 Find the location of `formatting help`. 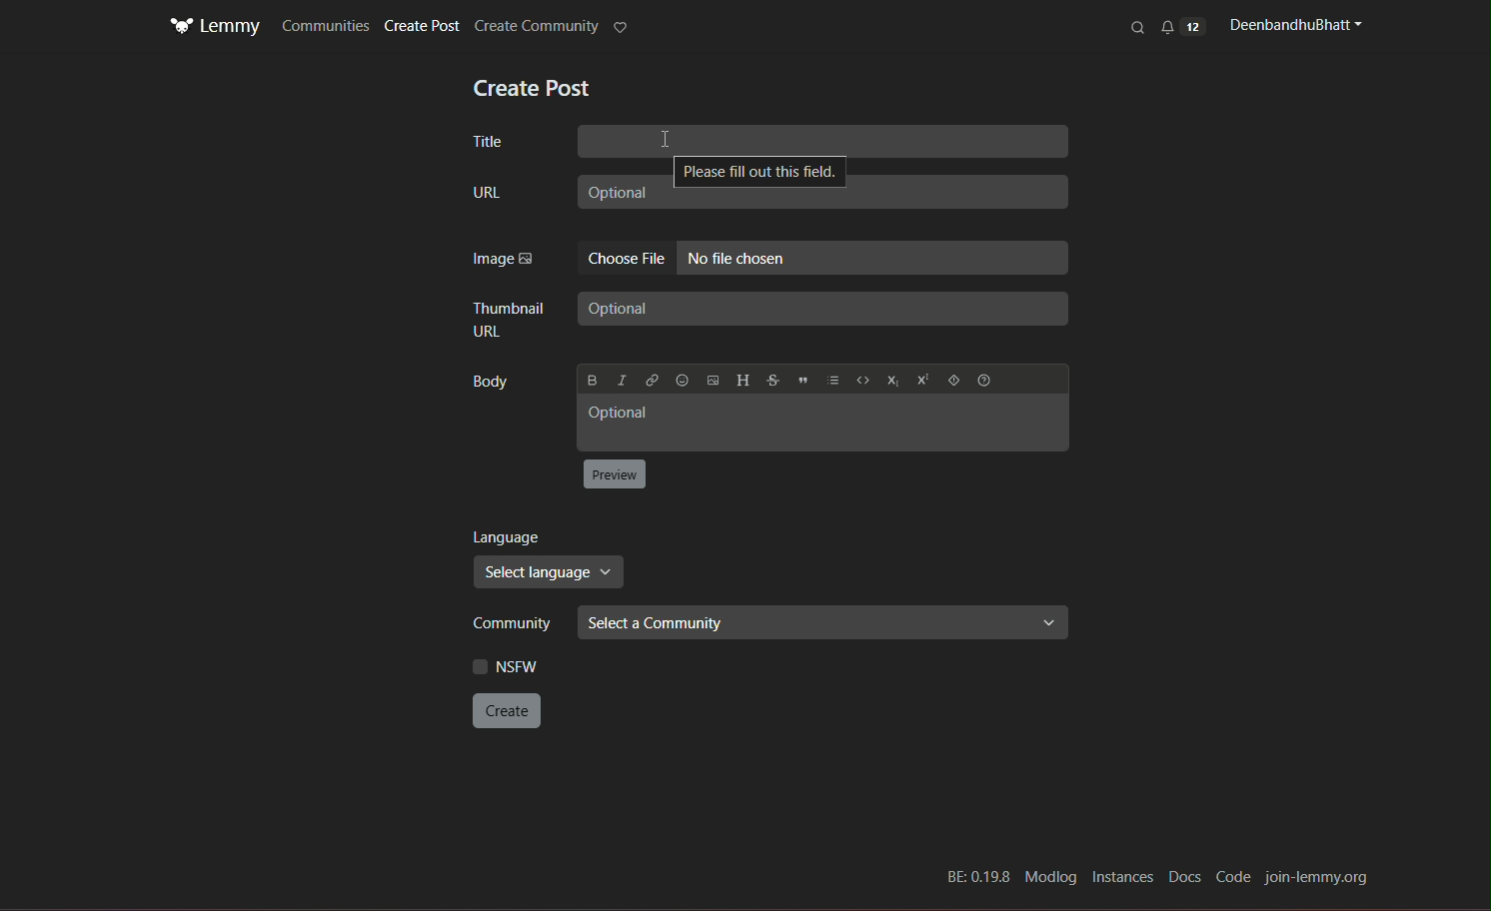

formatting help is located at coordinates (985, 379).